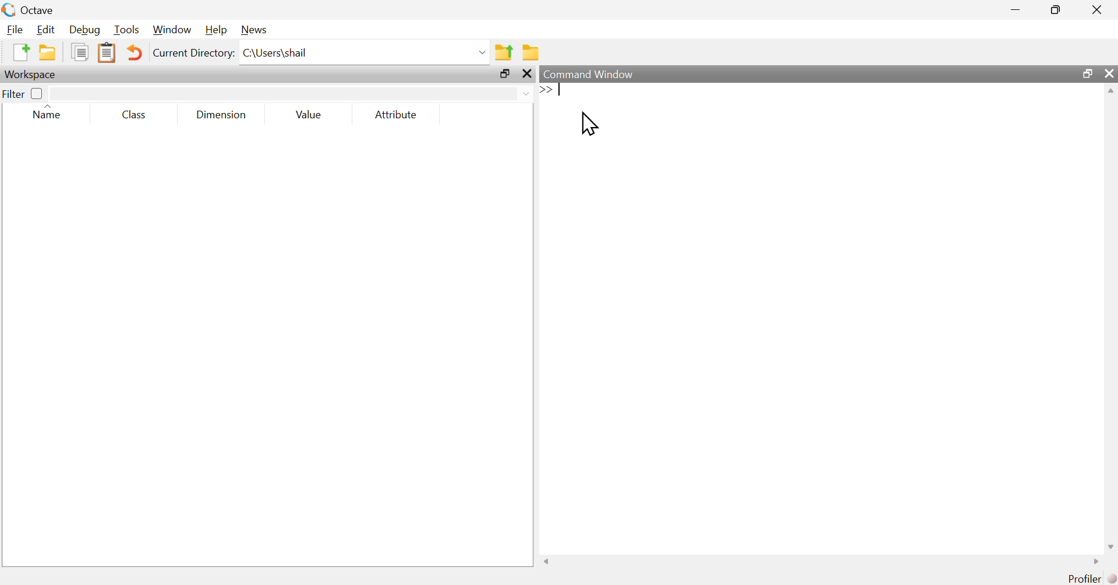 The width and height of the screenshot is (1118, 585). Describe the element at coordinates (135, 114) in the screenshot. I see `Class` at that location.